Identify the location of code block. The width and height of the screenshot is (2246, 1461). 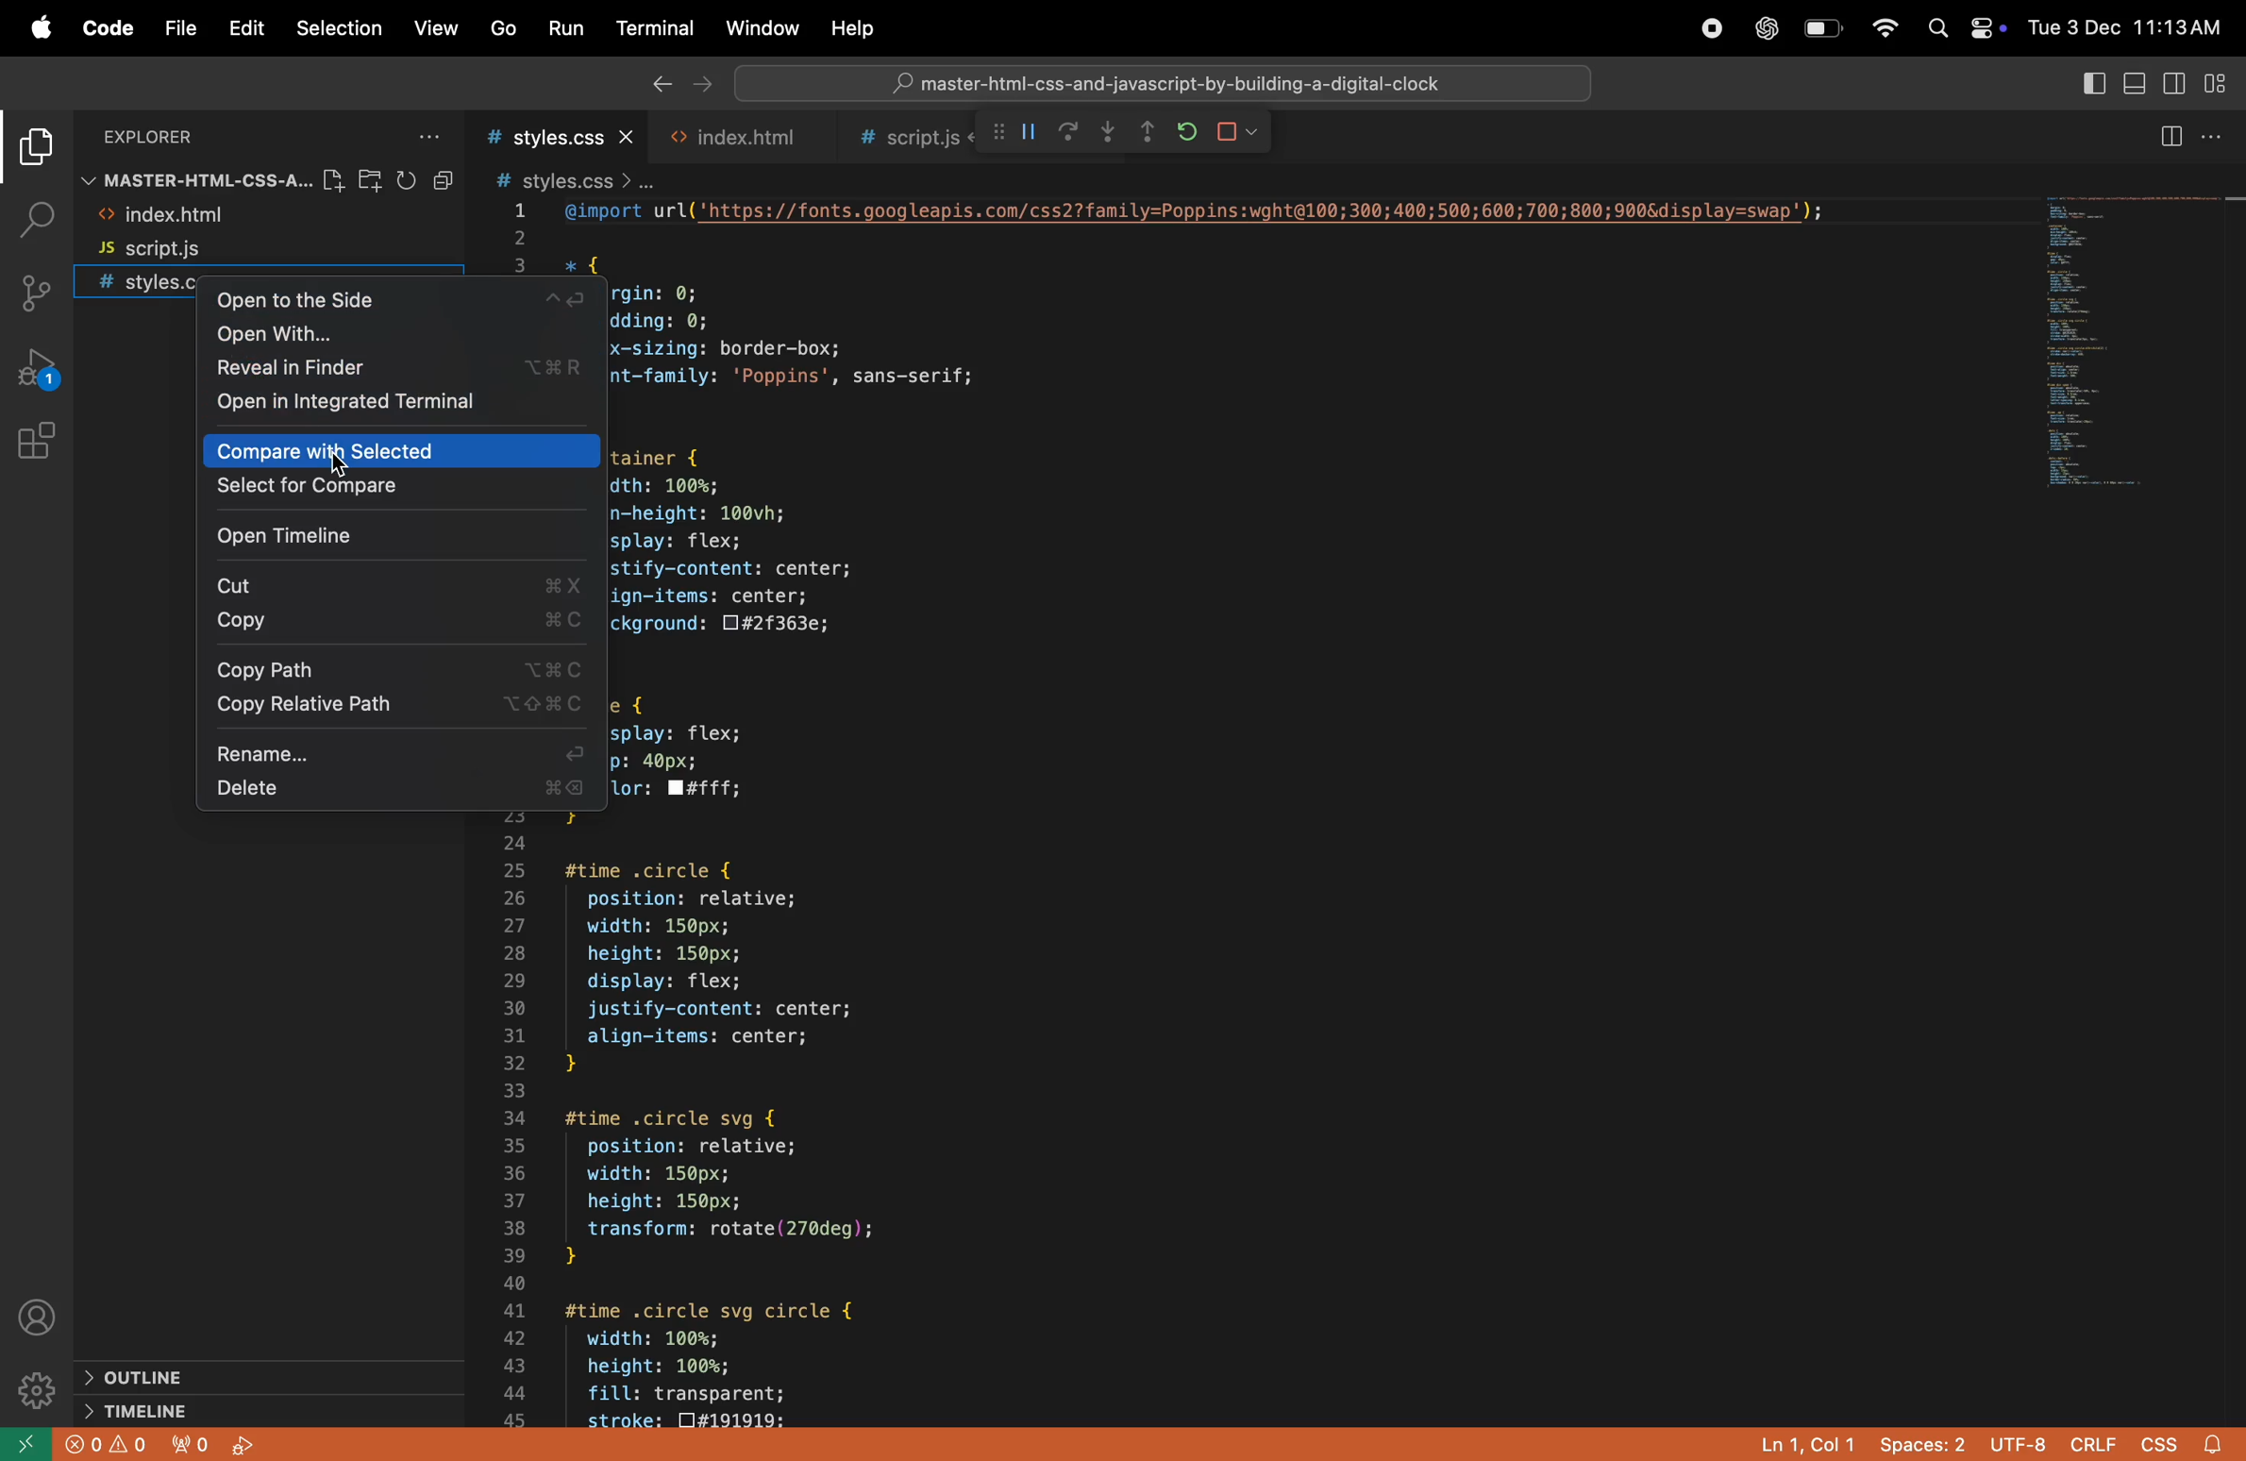
(1296, 814).